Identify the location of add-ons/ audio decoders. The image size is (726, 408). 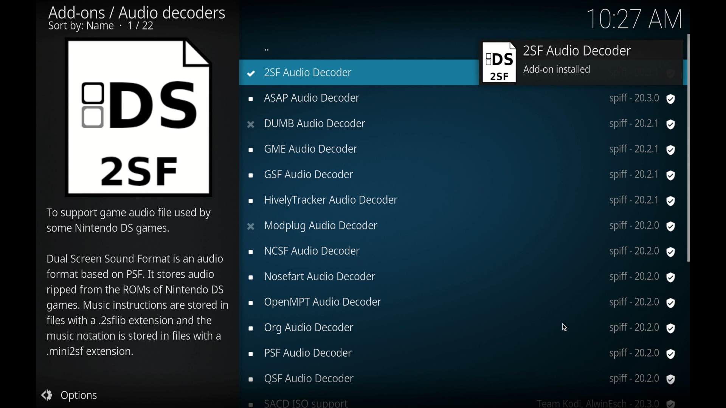
(137, 19).